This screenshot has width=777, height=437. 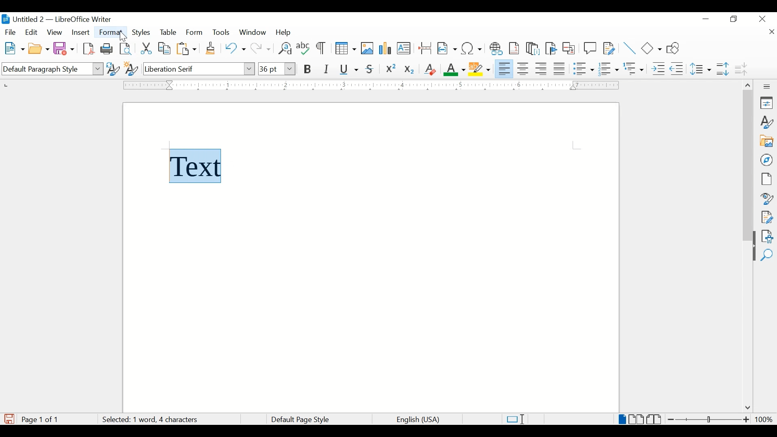 I want to click on basic shapes, so click(x=652, y=48).